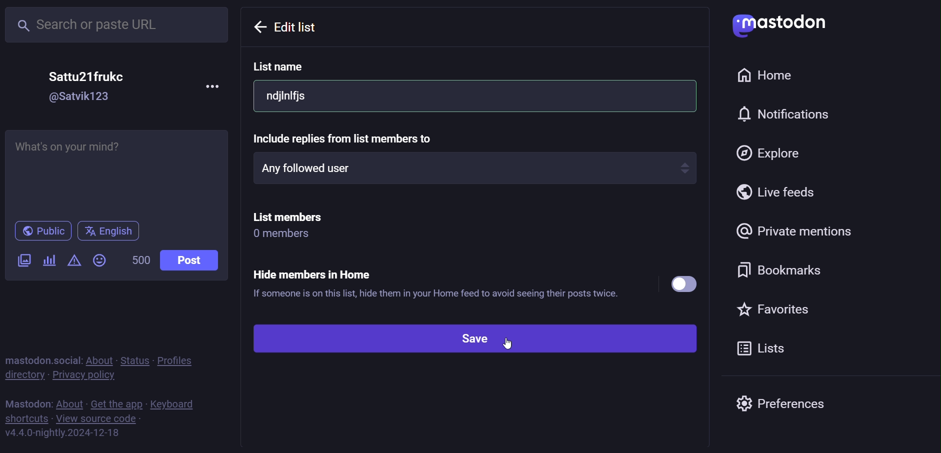 Image resolution: width=941 pixels, height=453 pixels. Describe the element at coordinates (781, 309) in the screenshot. I see `favorite` at that location.